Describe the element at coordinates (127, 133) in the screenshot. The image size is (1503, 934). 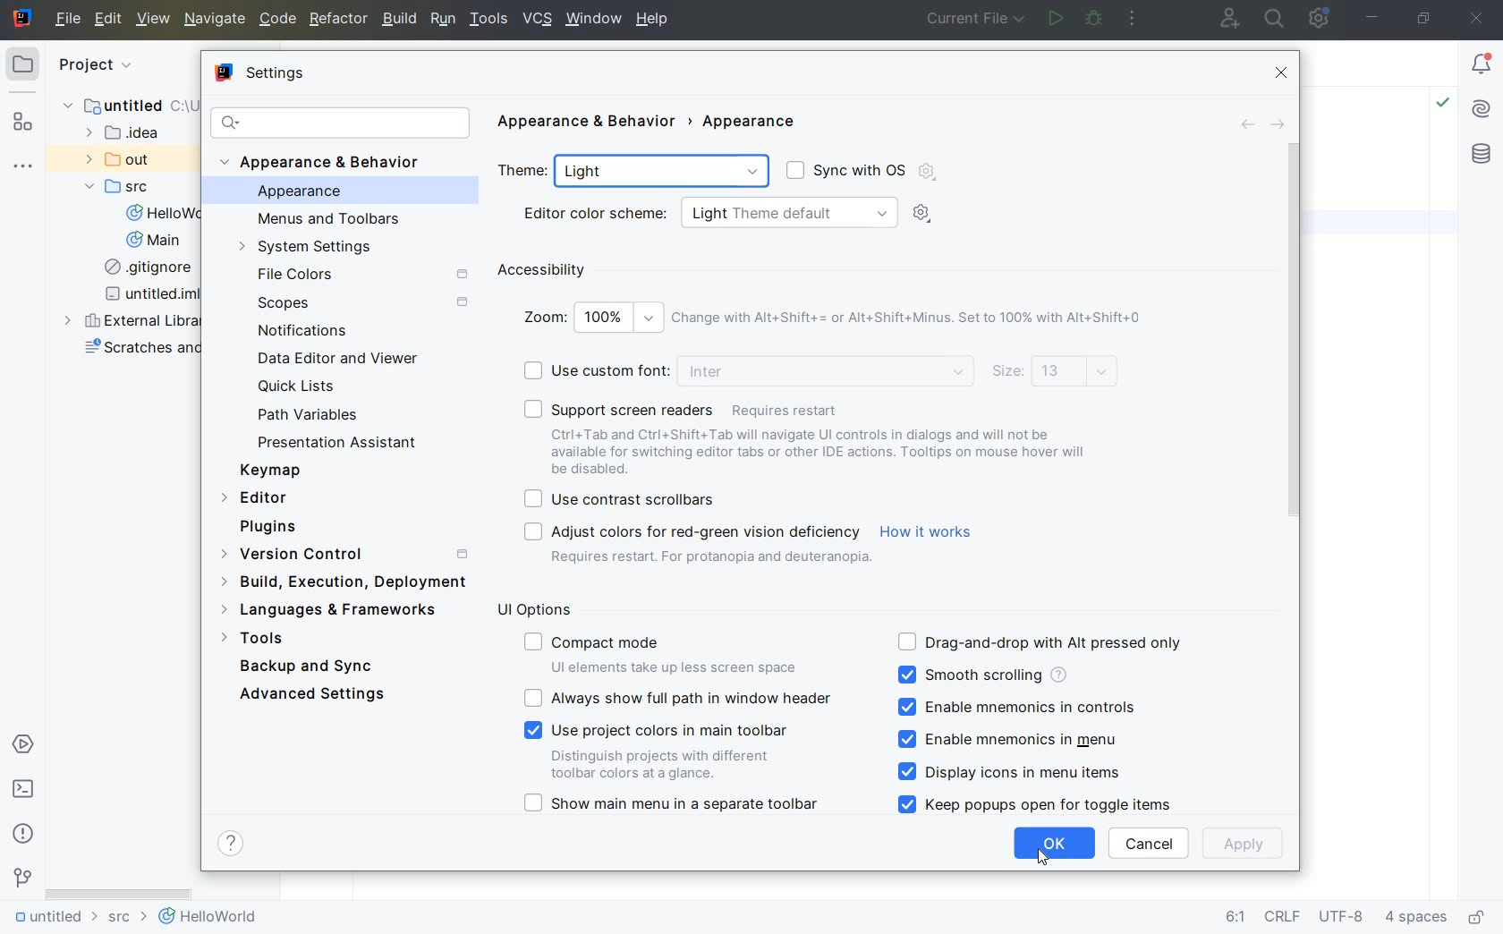
I see `IDEA` at that location.